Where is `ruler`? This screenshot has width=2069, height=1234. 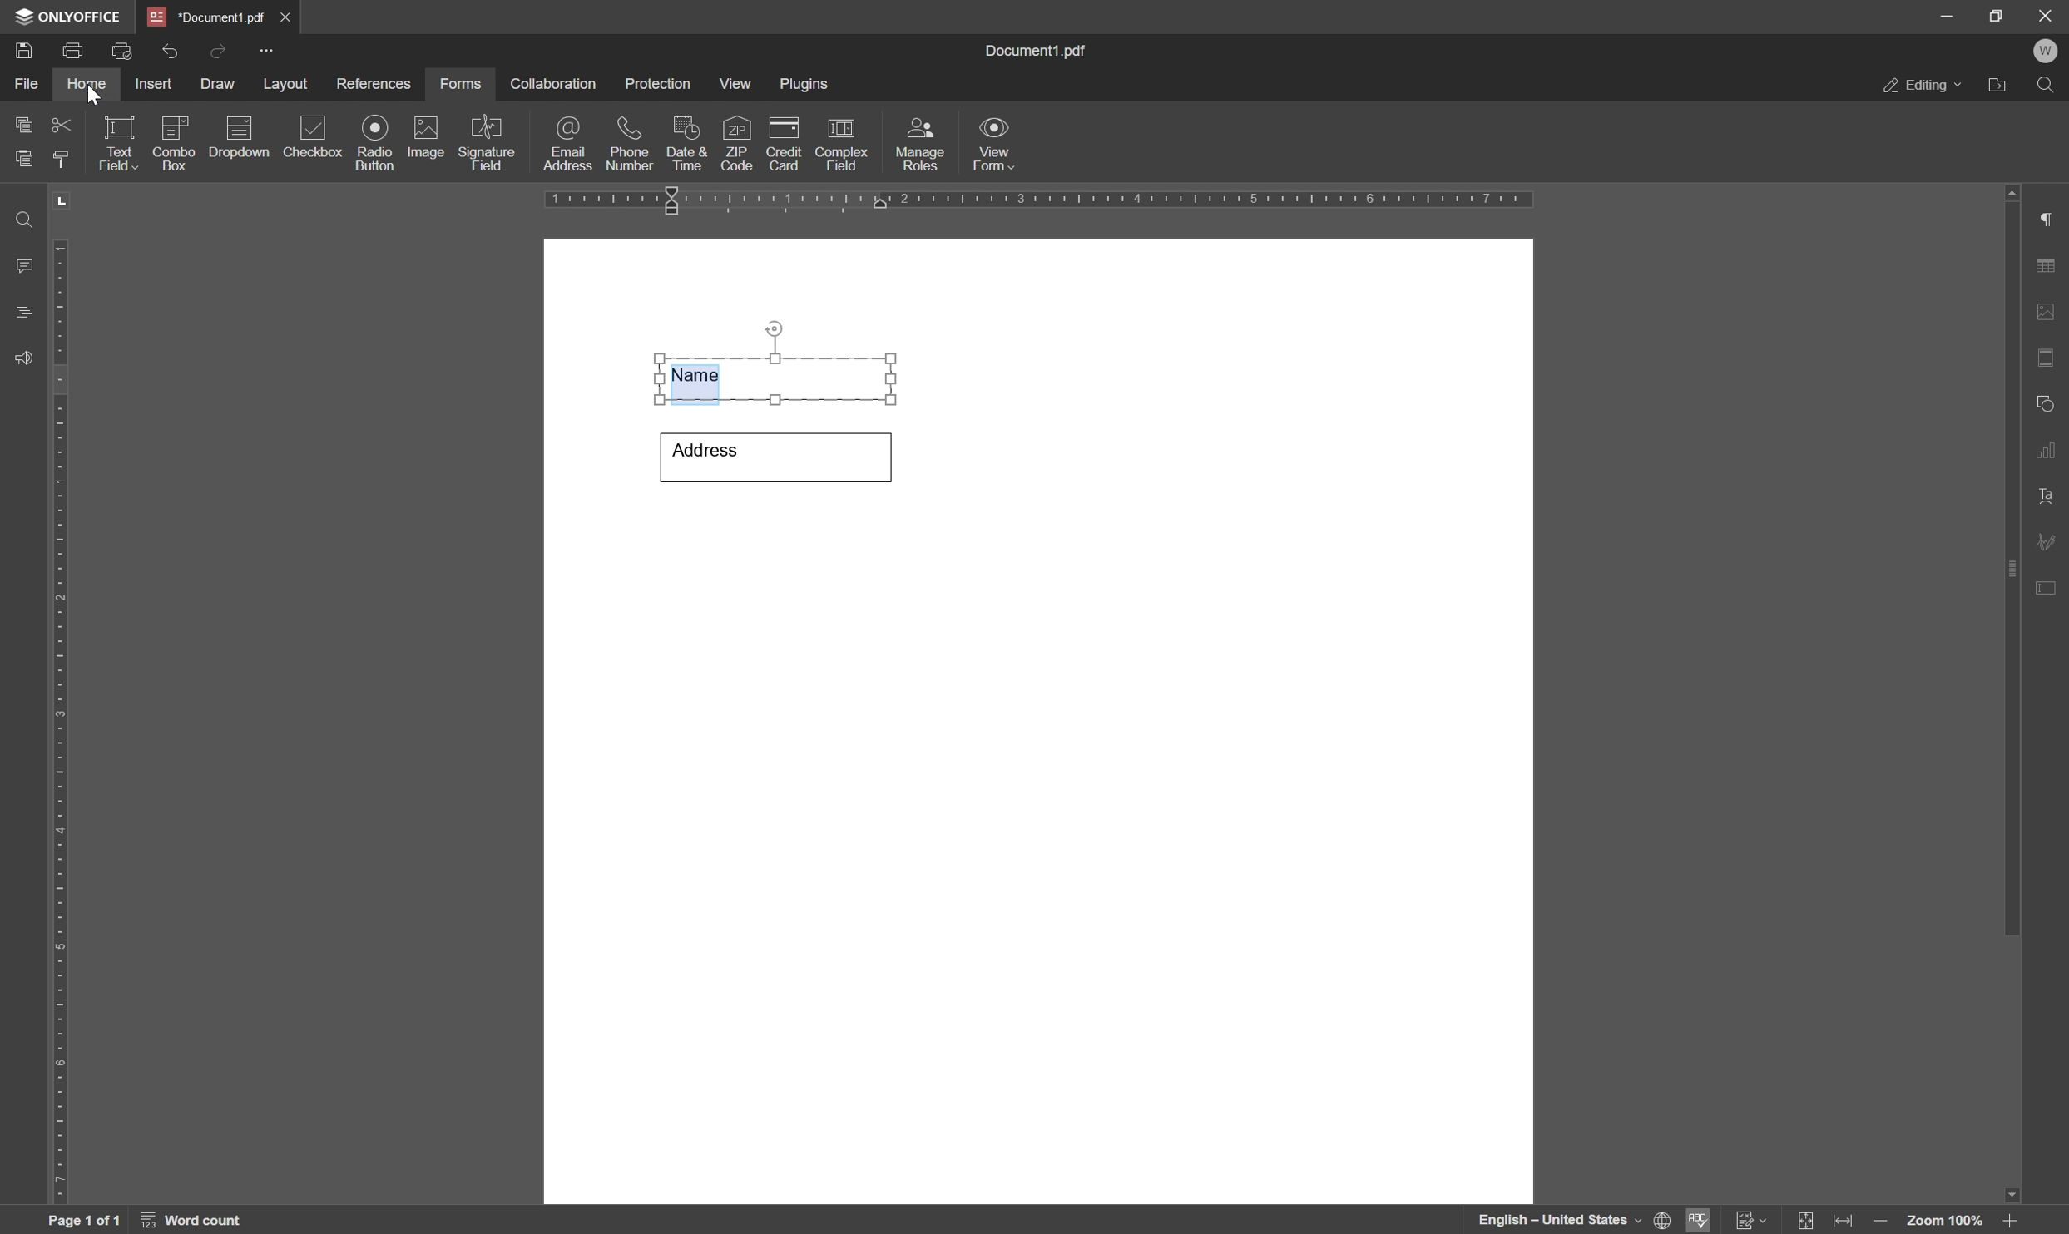 ruler is located at coordinates (1047, 201).